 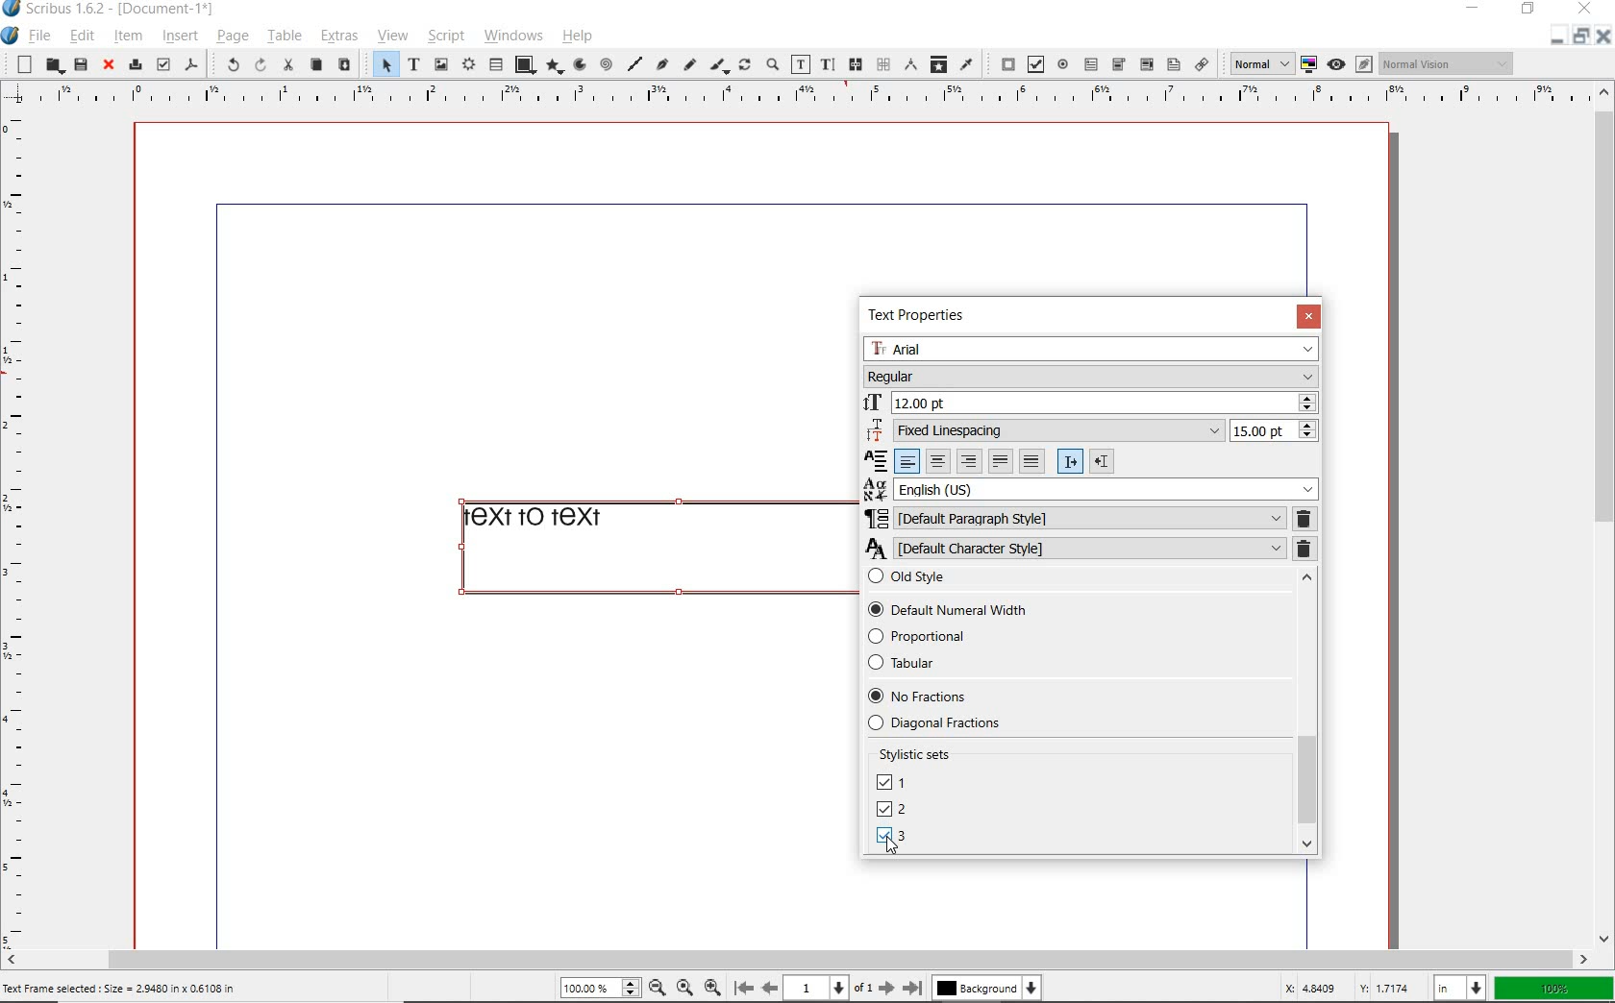 I want to click on Forced justified, so click(x=1033, y=460).